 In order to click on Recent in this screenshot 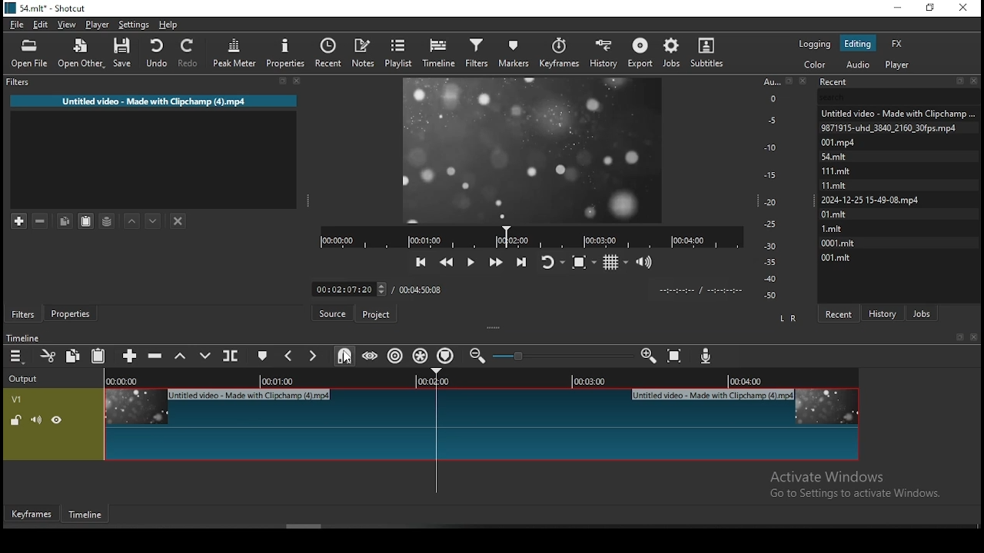, I will do `click(898, 82)`.